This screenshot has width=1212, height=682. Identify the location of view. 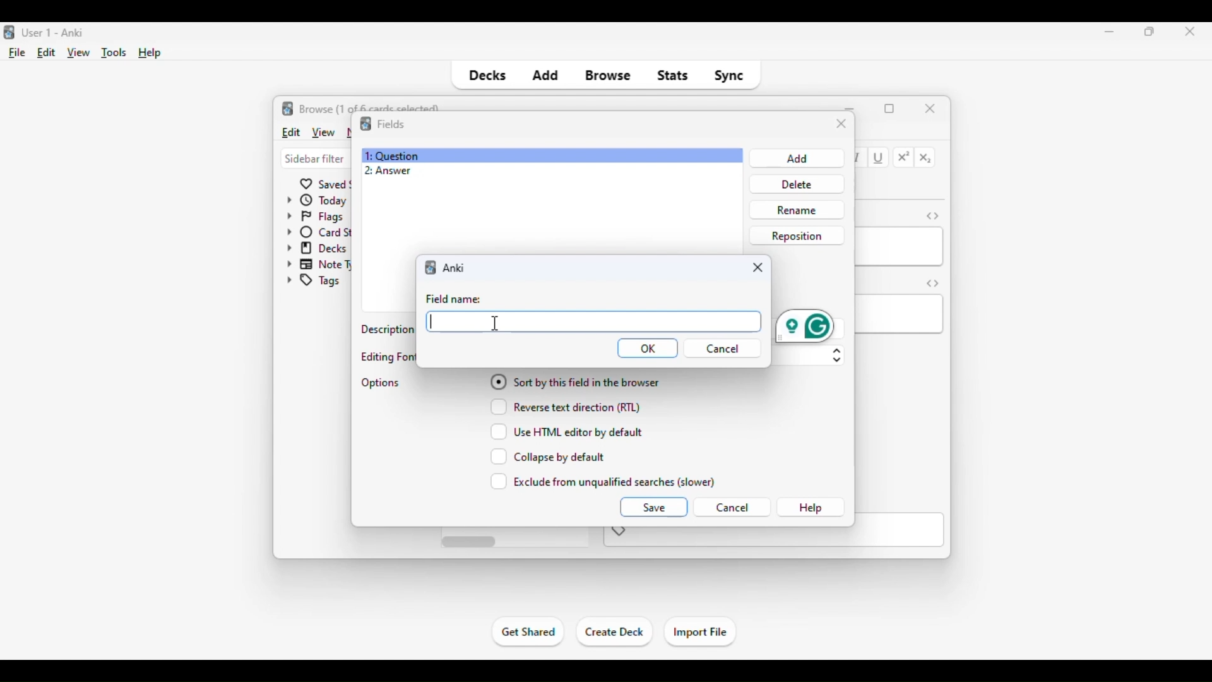
(323, 132).